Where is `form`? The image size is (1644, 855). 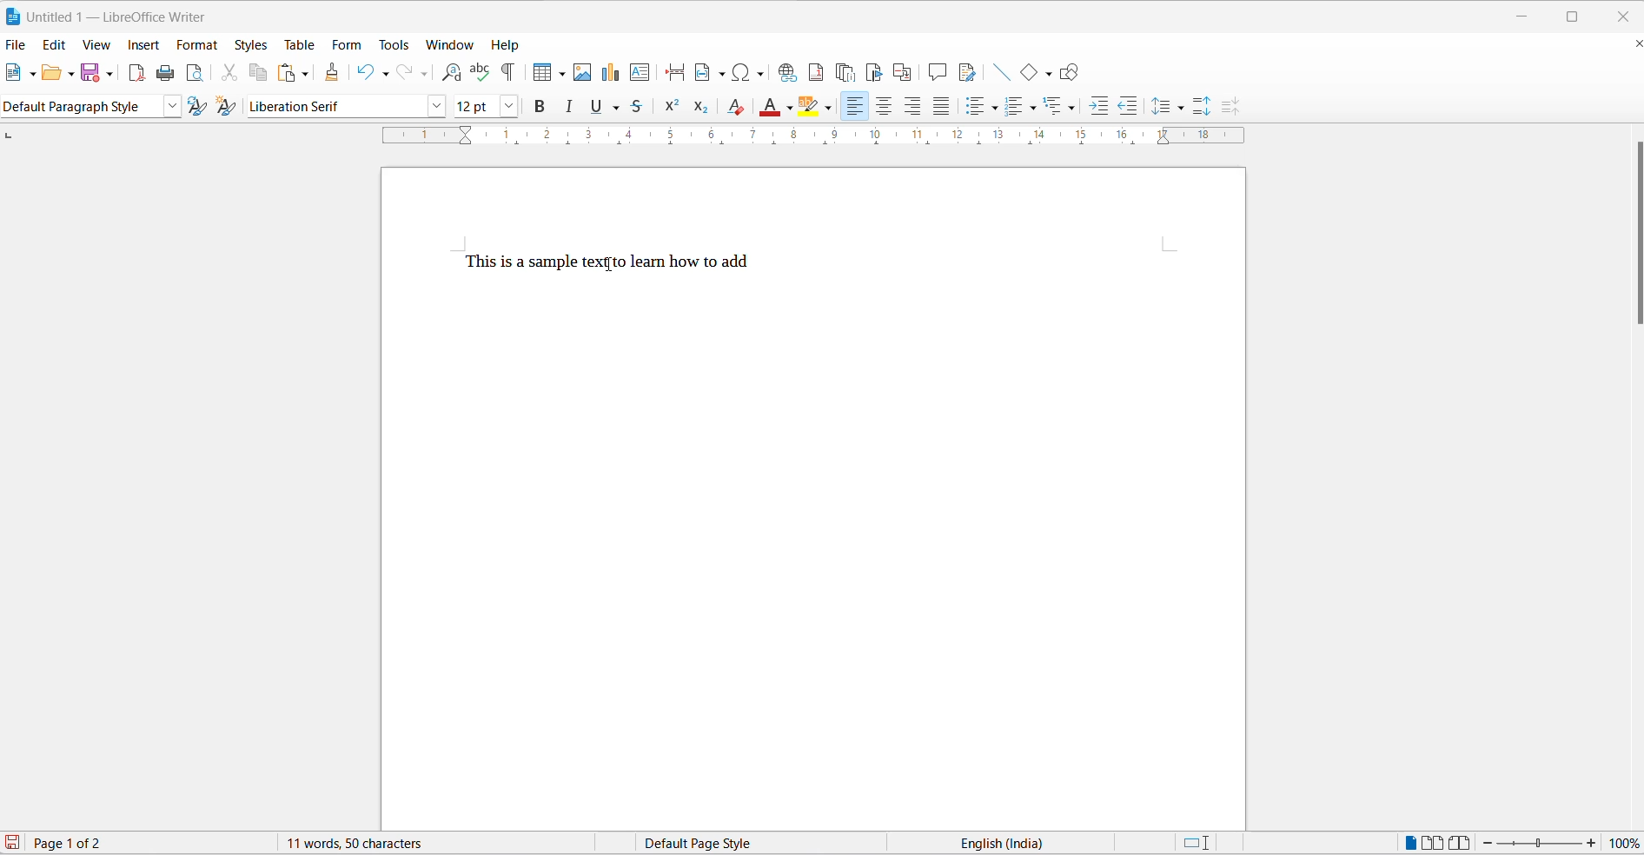 form is located at coordinates (349, 43).